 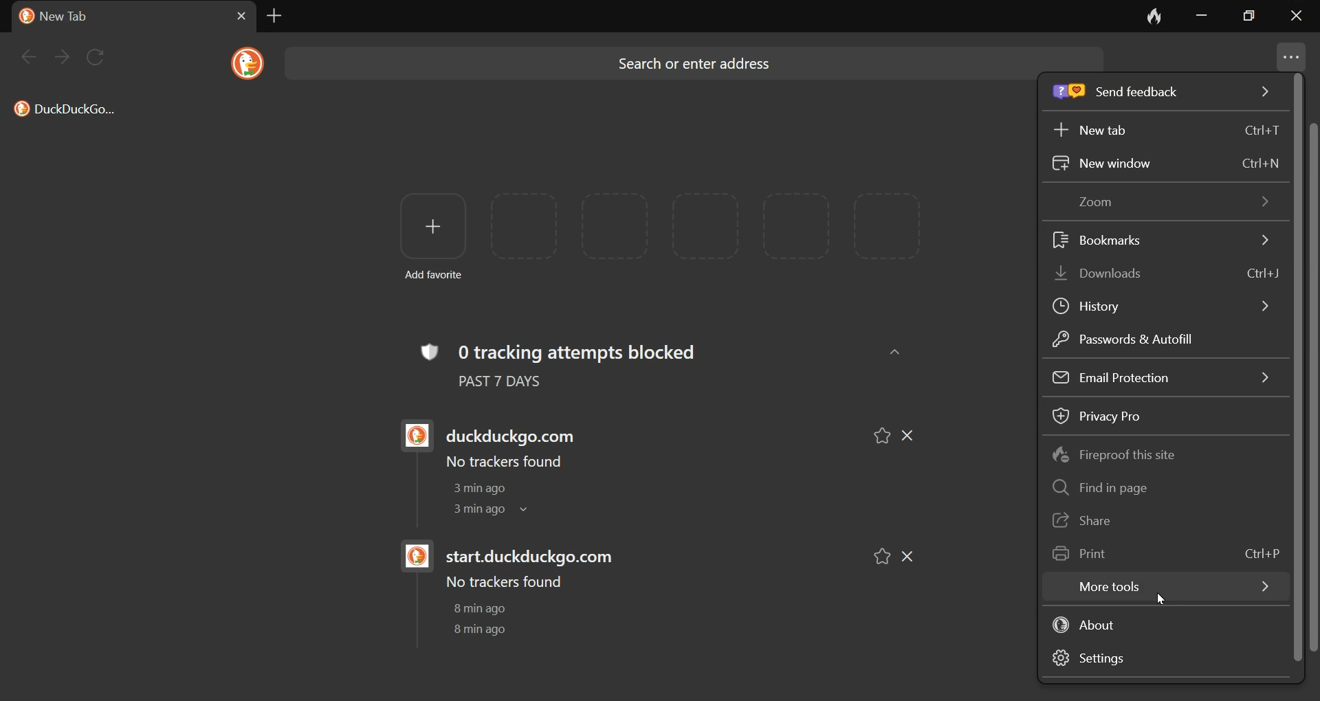 I want to click on Passwords & Autofill, so click(x=1127, y=337).